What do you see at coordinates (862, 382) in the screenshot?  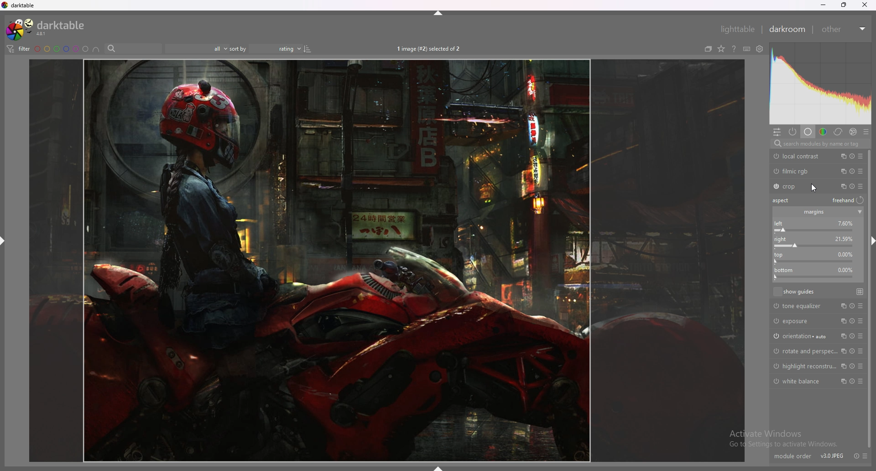 I see `presets` at bounding box center [862, 382].